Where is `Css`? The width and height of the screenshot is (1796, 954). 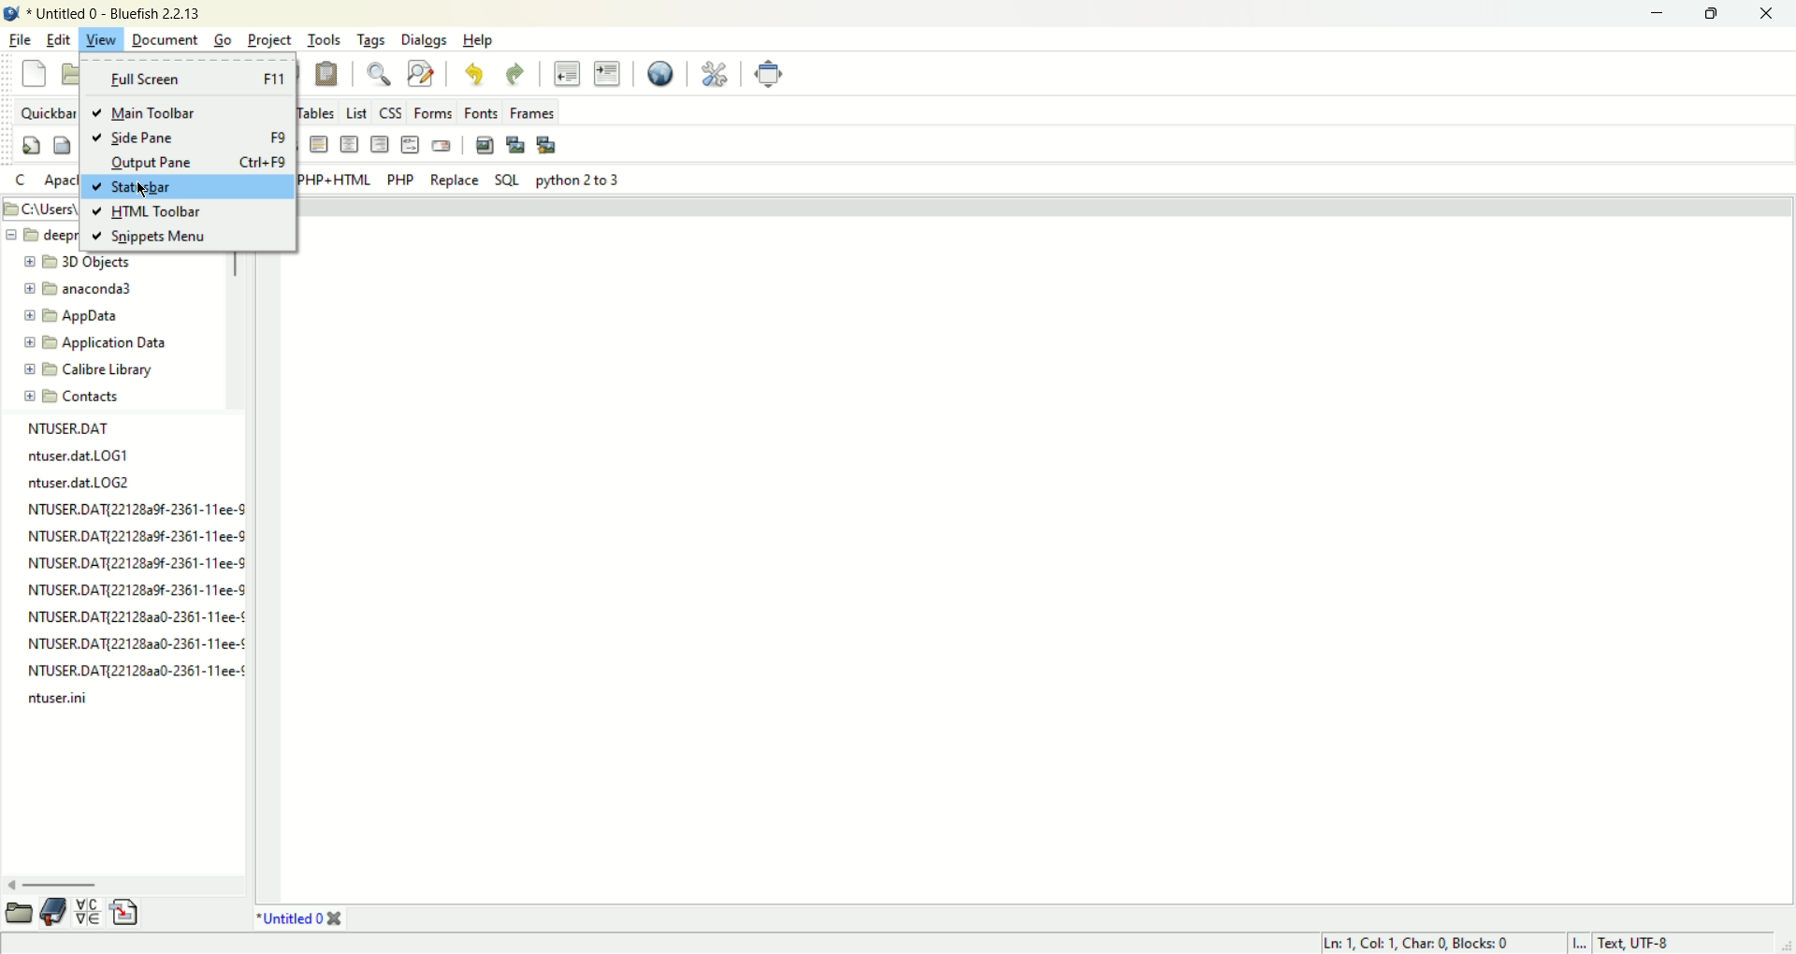 Css is located at coordinates (388, 112).